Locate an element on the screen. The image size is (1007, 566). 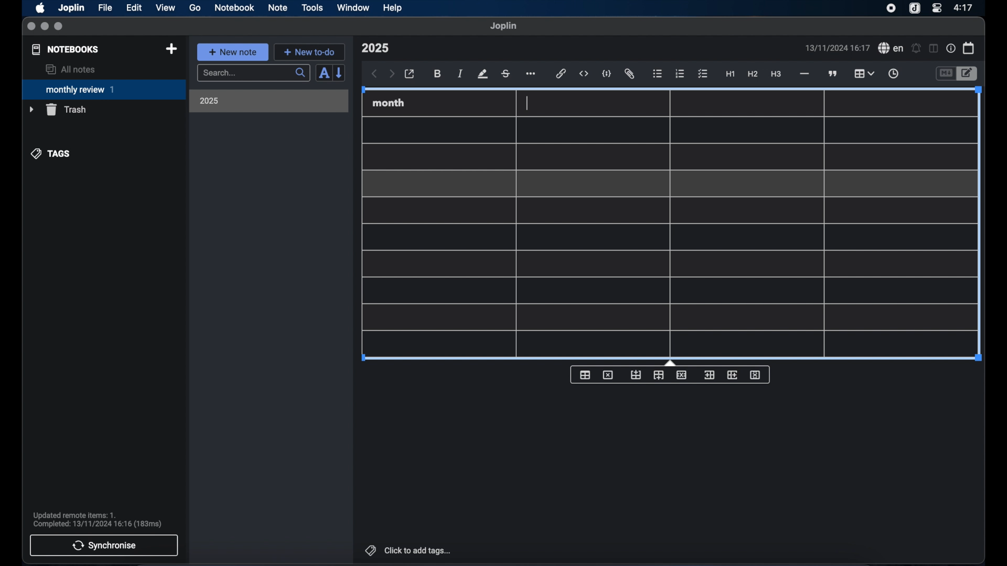
new notebook is located at coordinates (171, 49).